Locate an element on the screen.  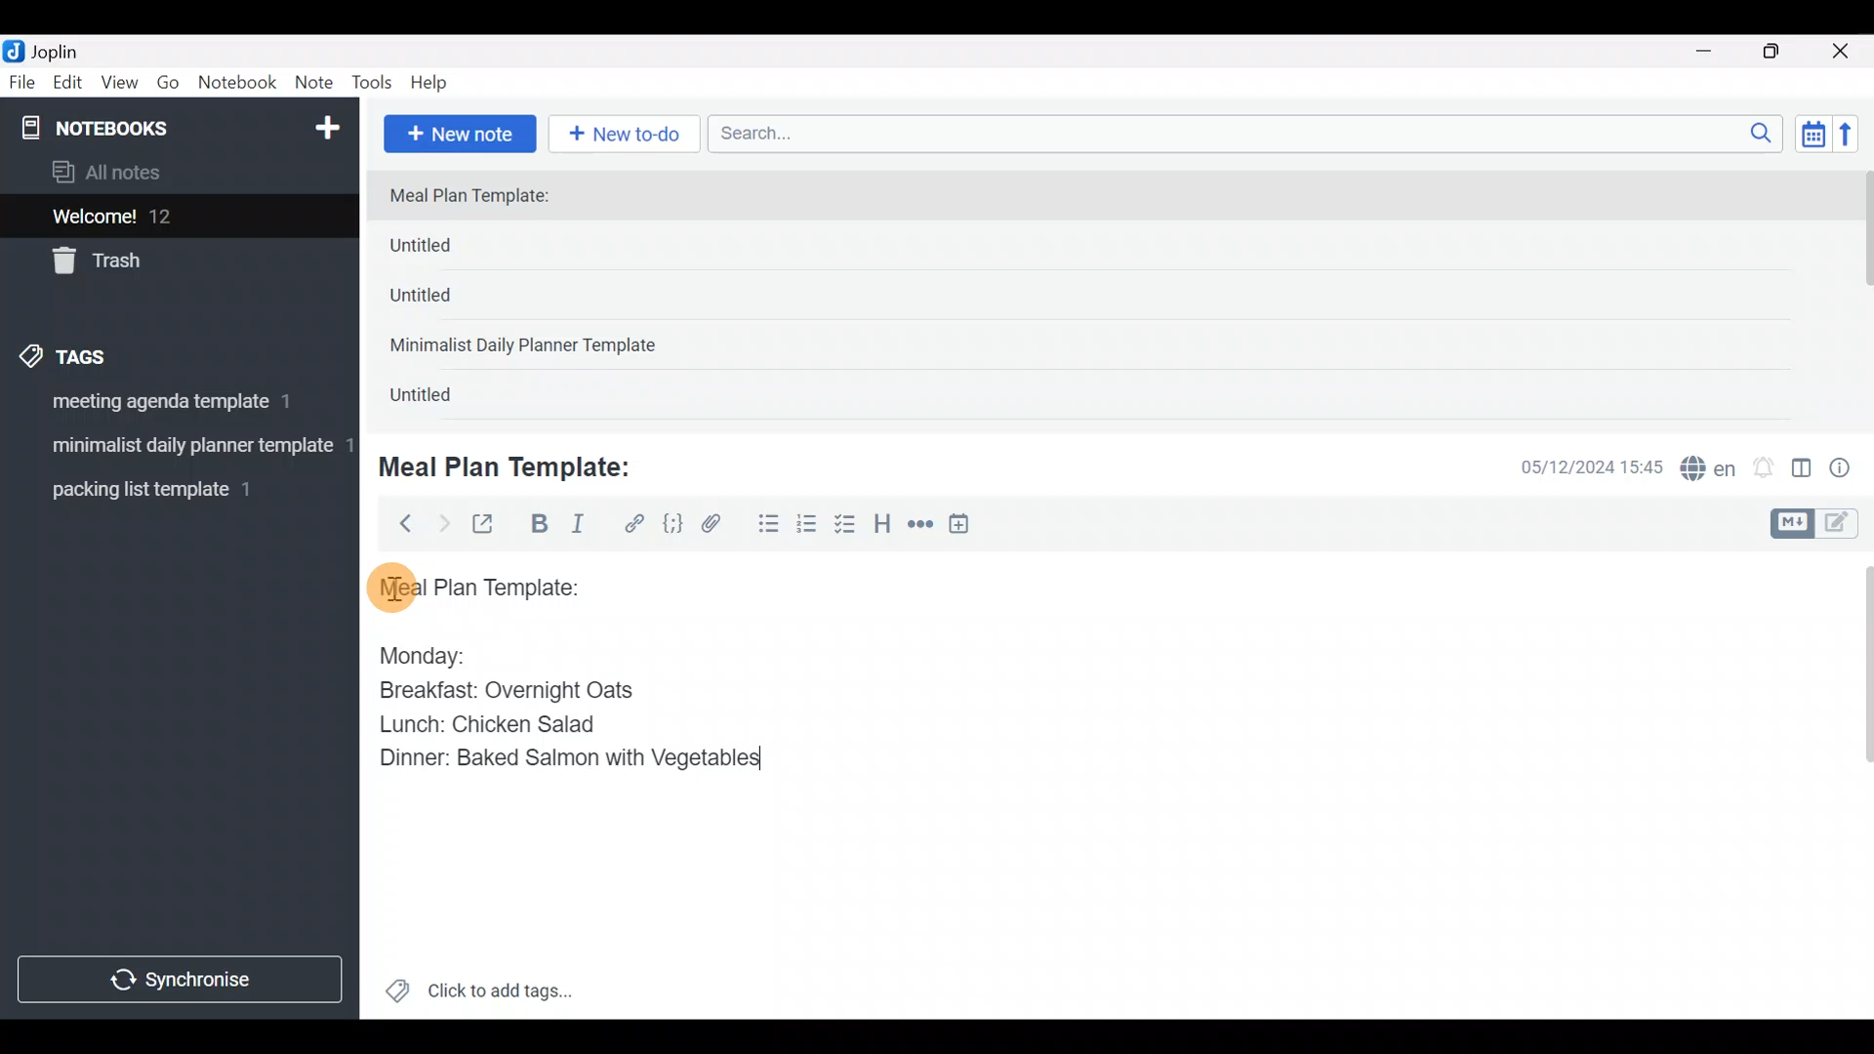
Notebook is located at coordinates (238, 83).